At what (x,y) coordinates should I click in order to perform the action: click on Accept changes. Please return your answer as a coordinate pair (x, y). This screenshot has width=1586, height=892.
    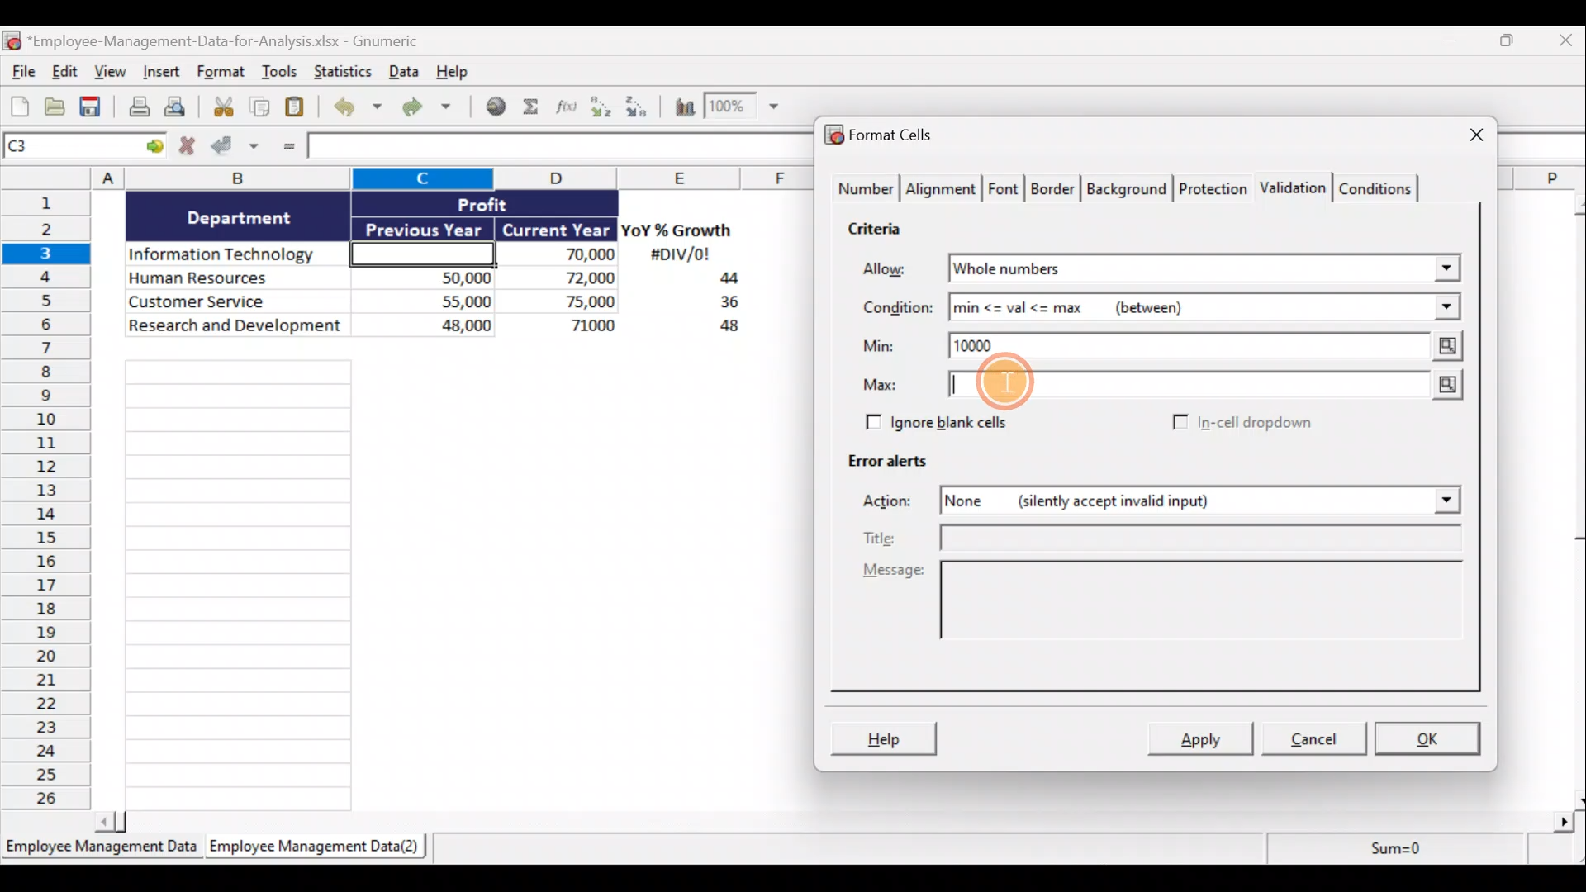
    Looking at the image, I should click on (237, 148).